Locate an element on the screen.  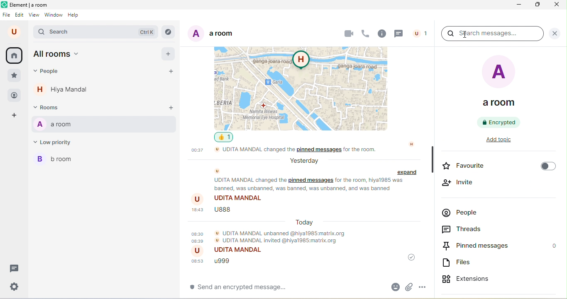
low priority is located at coordinates (56, 144).